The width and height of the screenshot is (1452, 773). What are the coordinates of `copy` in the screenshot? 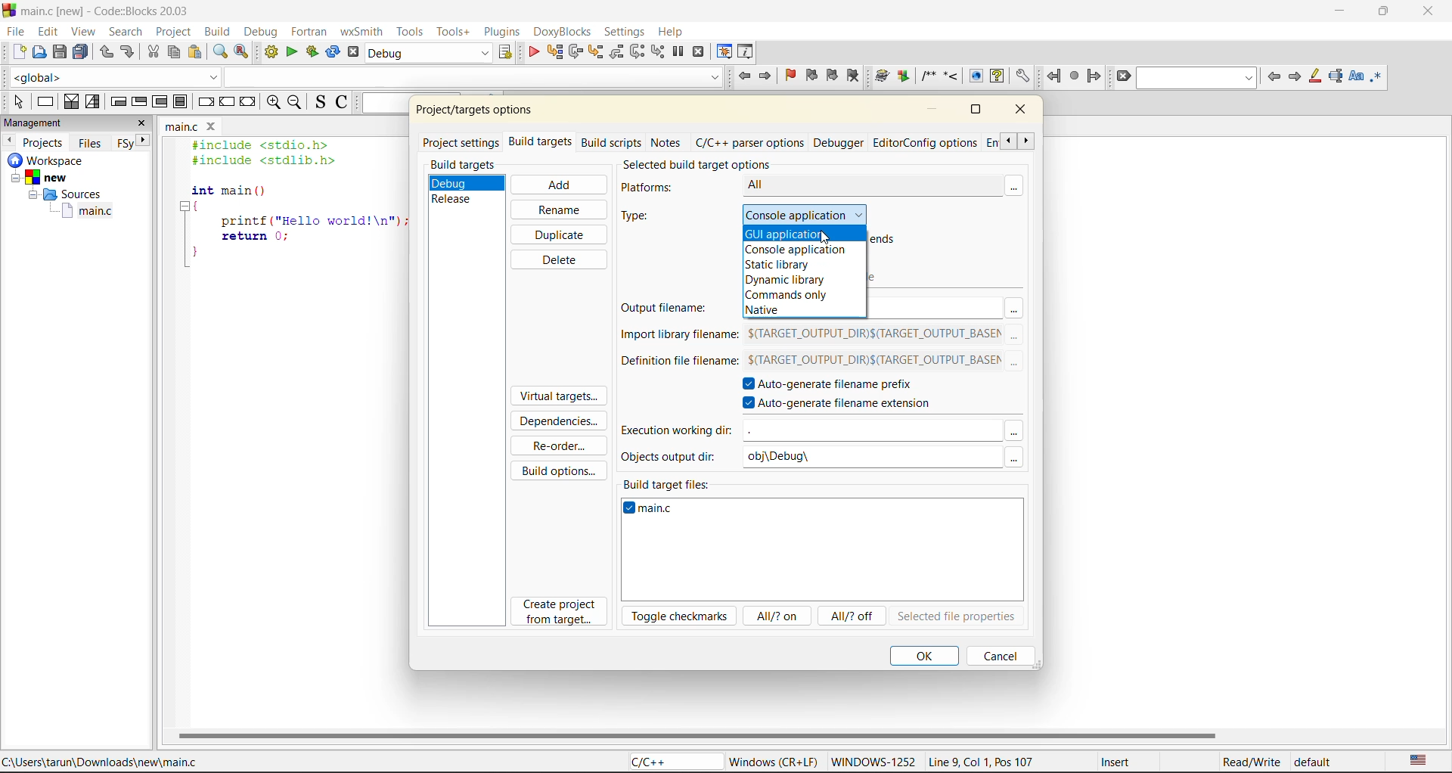 It's located at (175, 51).